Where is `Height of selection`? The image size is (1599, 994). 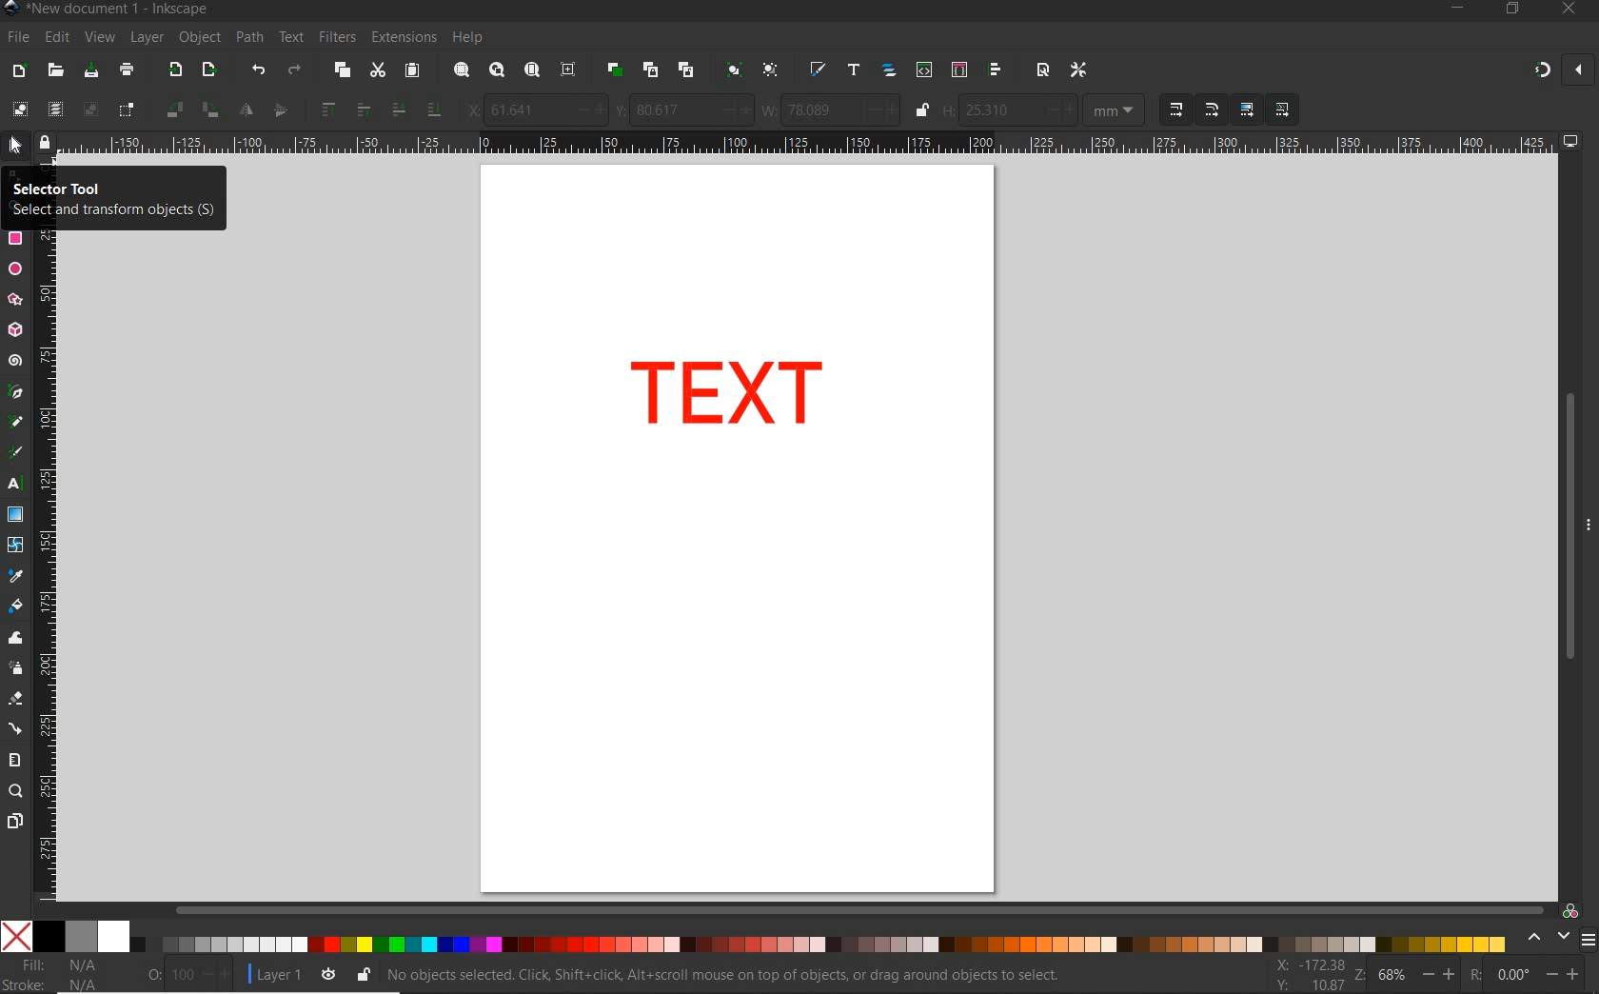
Height of selection is located at coordinates (1009, 109).